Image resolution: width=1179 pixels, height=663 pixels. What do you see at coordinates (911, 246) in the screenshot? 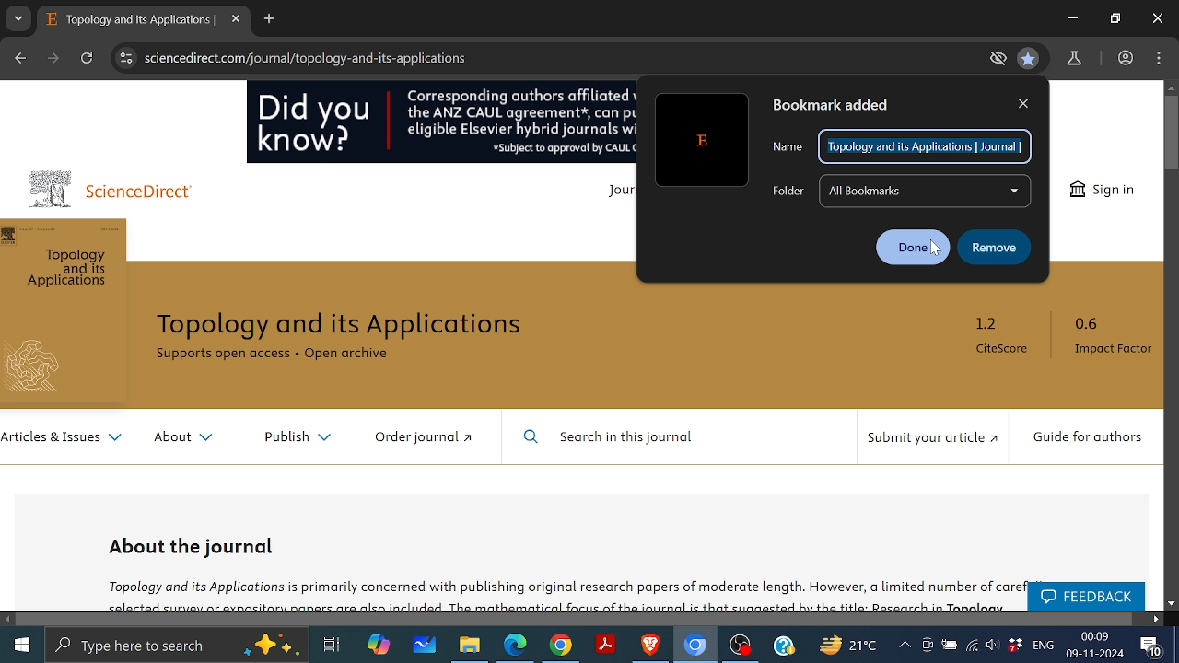
I see `Done` at bounding box center [911, 246].